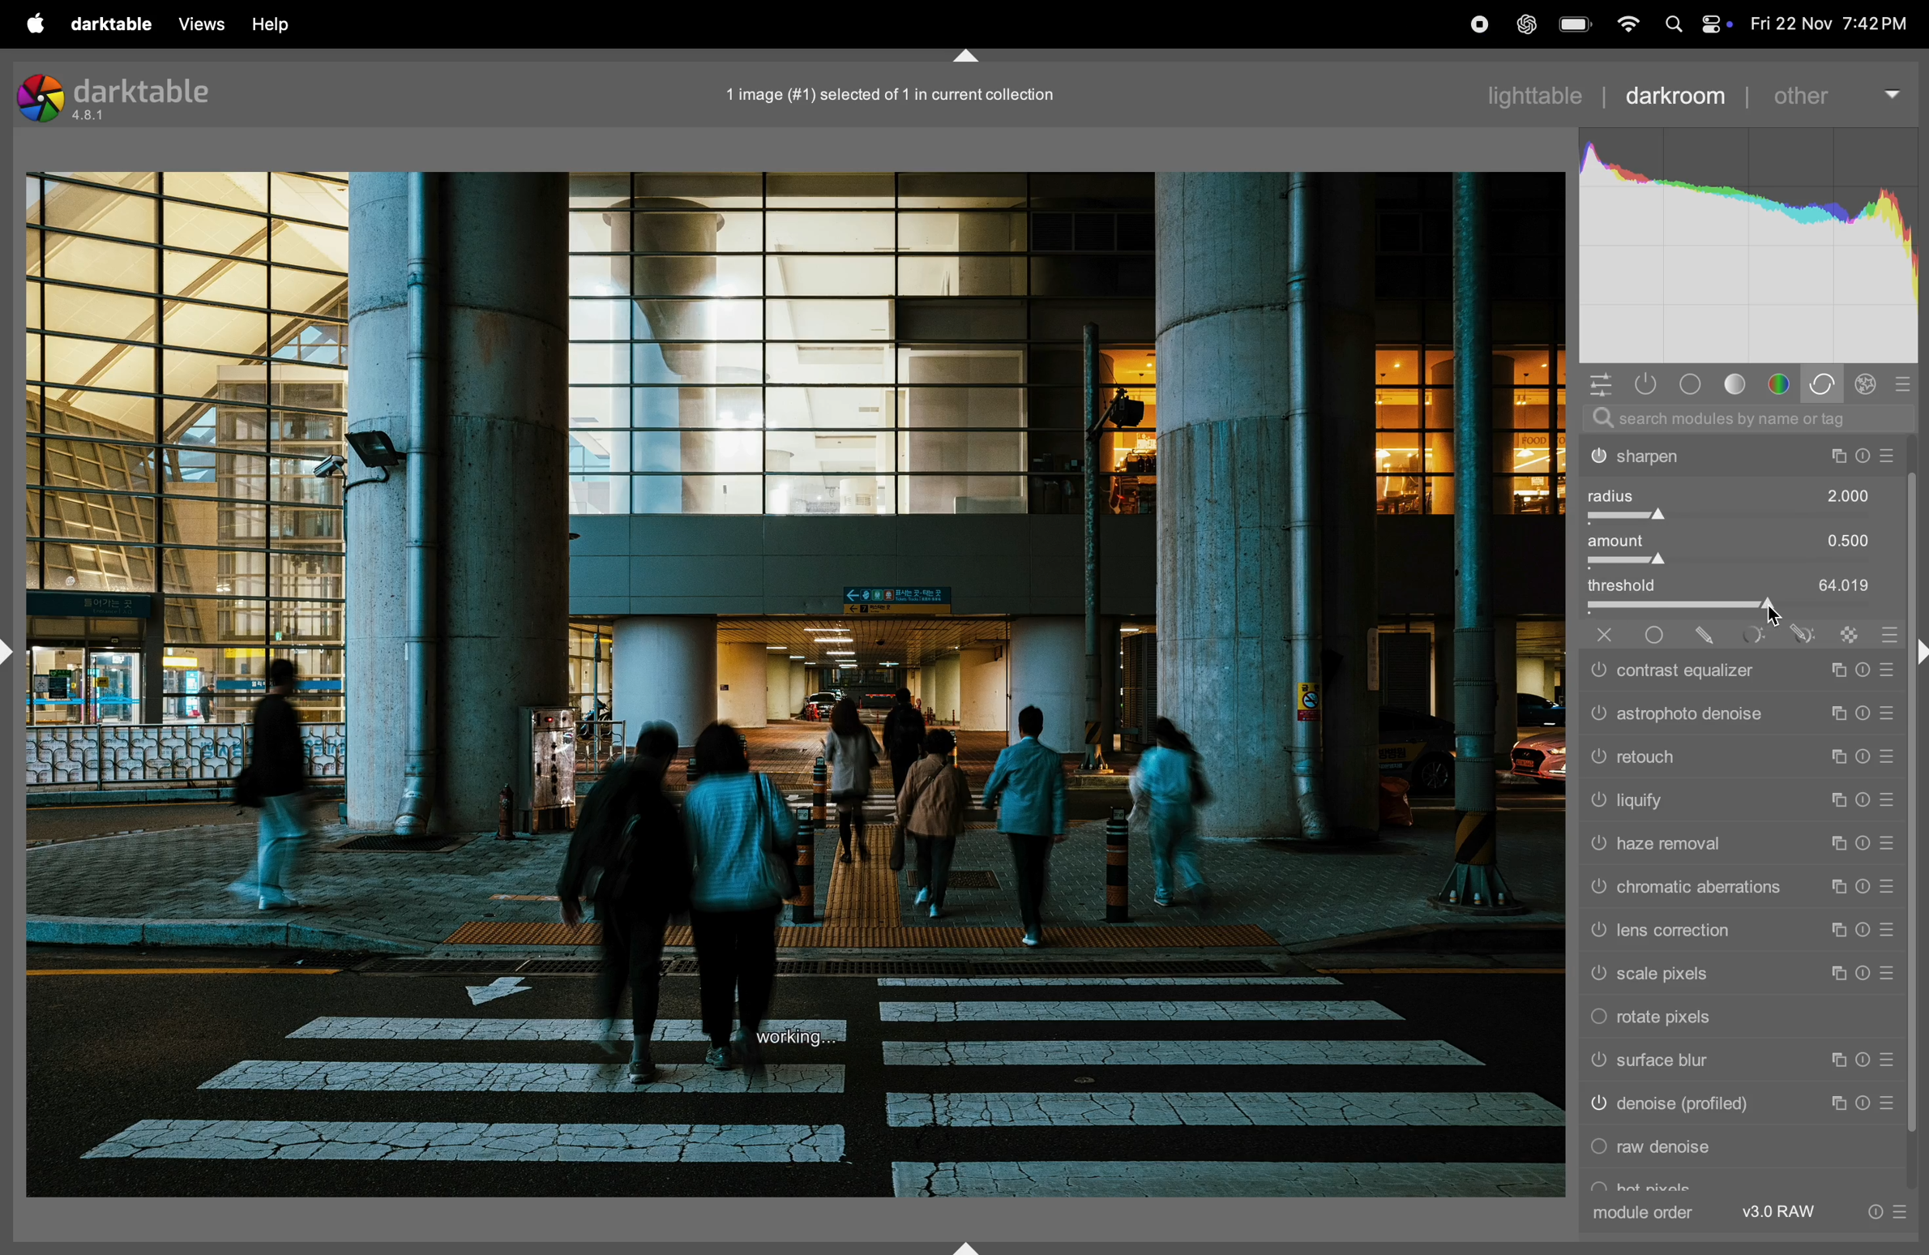 This screenshot has height=1255, width=1929. I want to click on module order, so click(1647, 1212).